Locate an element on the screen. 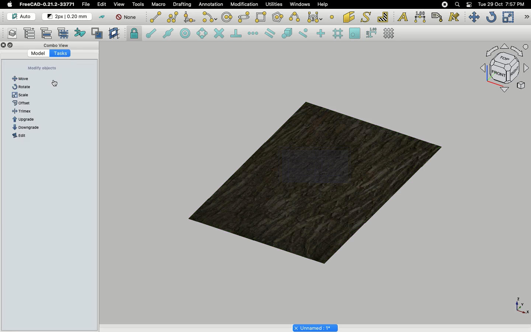 Image resolution: width=531 pixels, height=332 pixels. Snap center is located at coordinates (187, 33).